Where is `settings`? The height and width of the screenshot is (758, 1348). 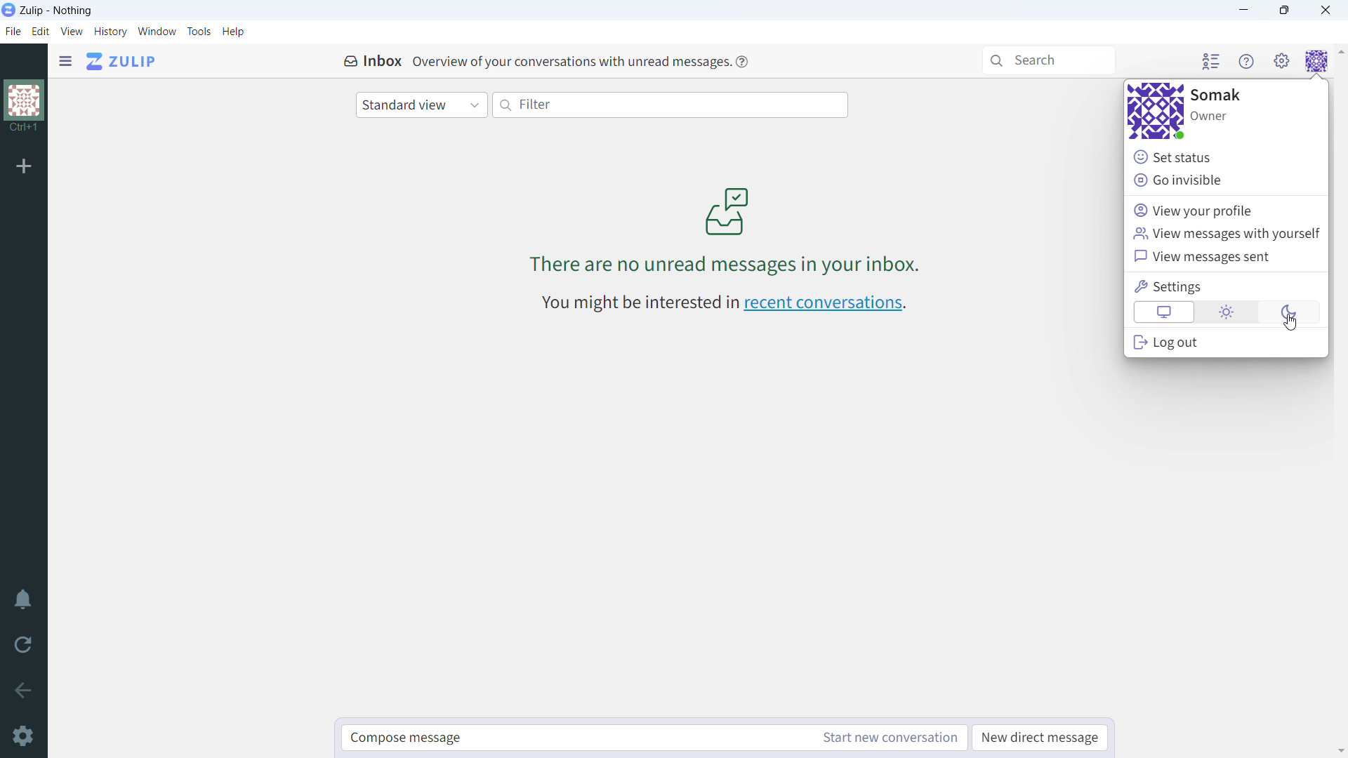
settings is located at coordinates (1227, 286).